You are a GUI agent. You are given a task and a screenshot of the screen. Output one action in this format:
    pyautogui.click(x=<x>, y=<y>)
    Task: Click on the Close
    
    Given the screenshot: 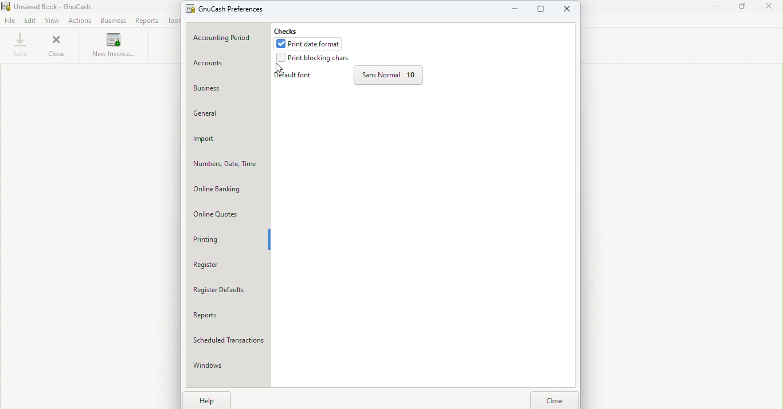 What is the action you would take?
    pyautogui.click(x=772, y=9)
    